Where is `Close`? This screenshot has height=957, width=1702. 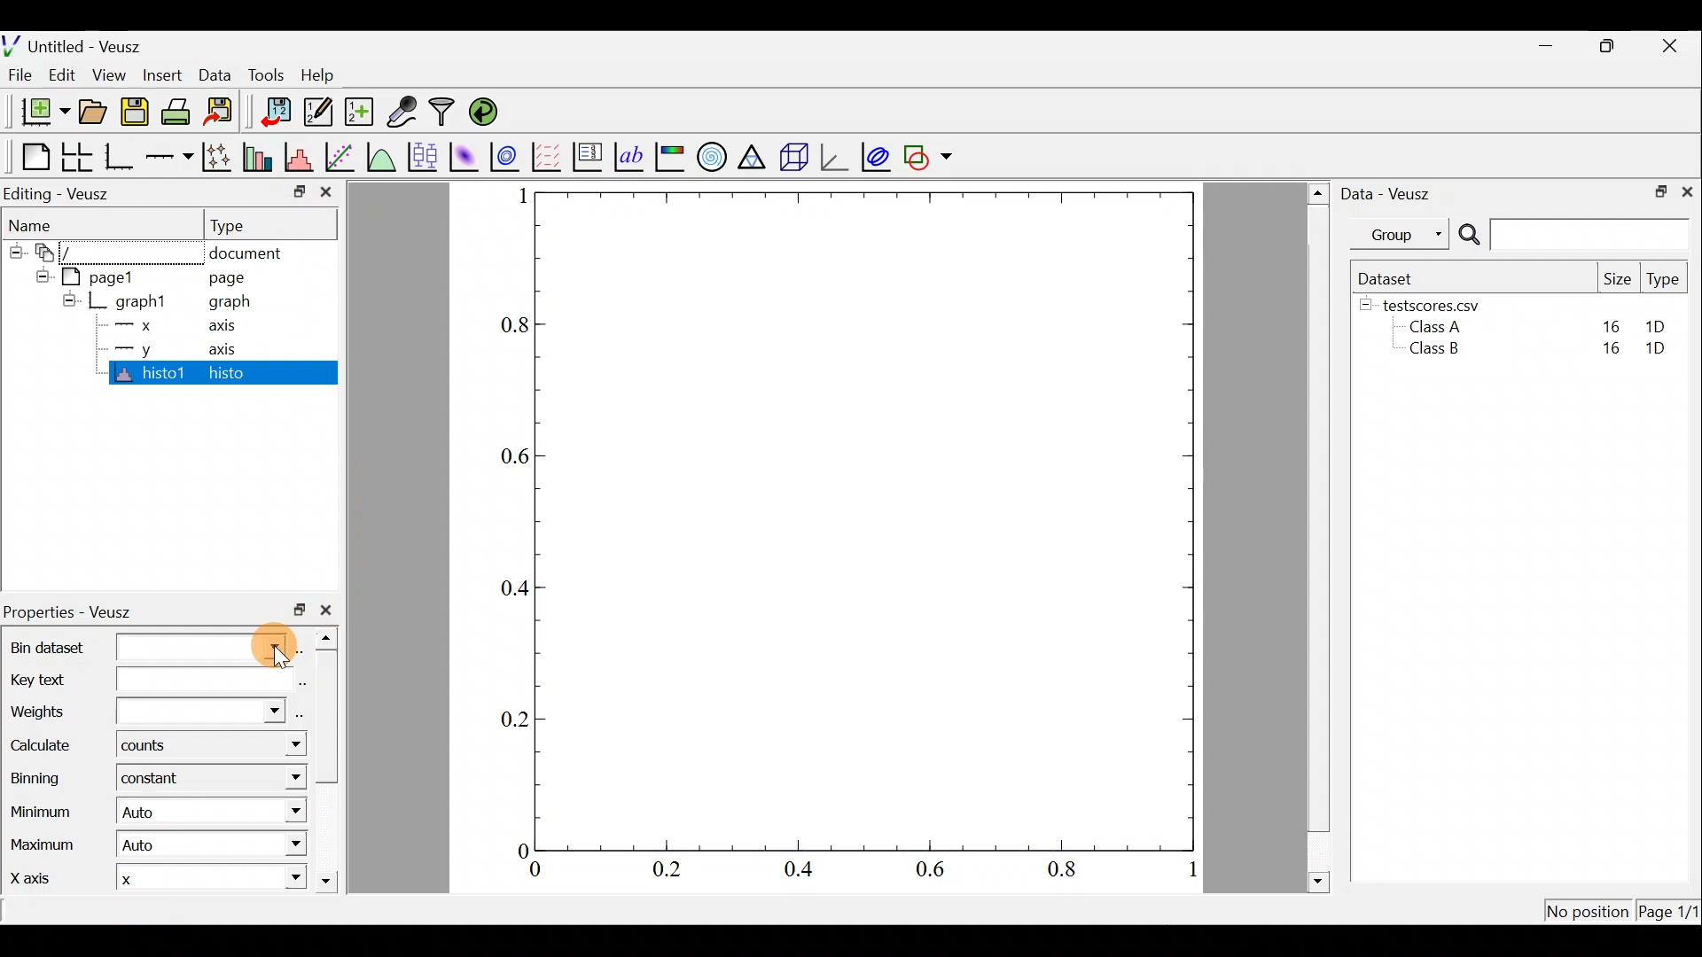 Close is located at coordinates (1690, 193).